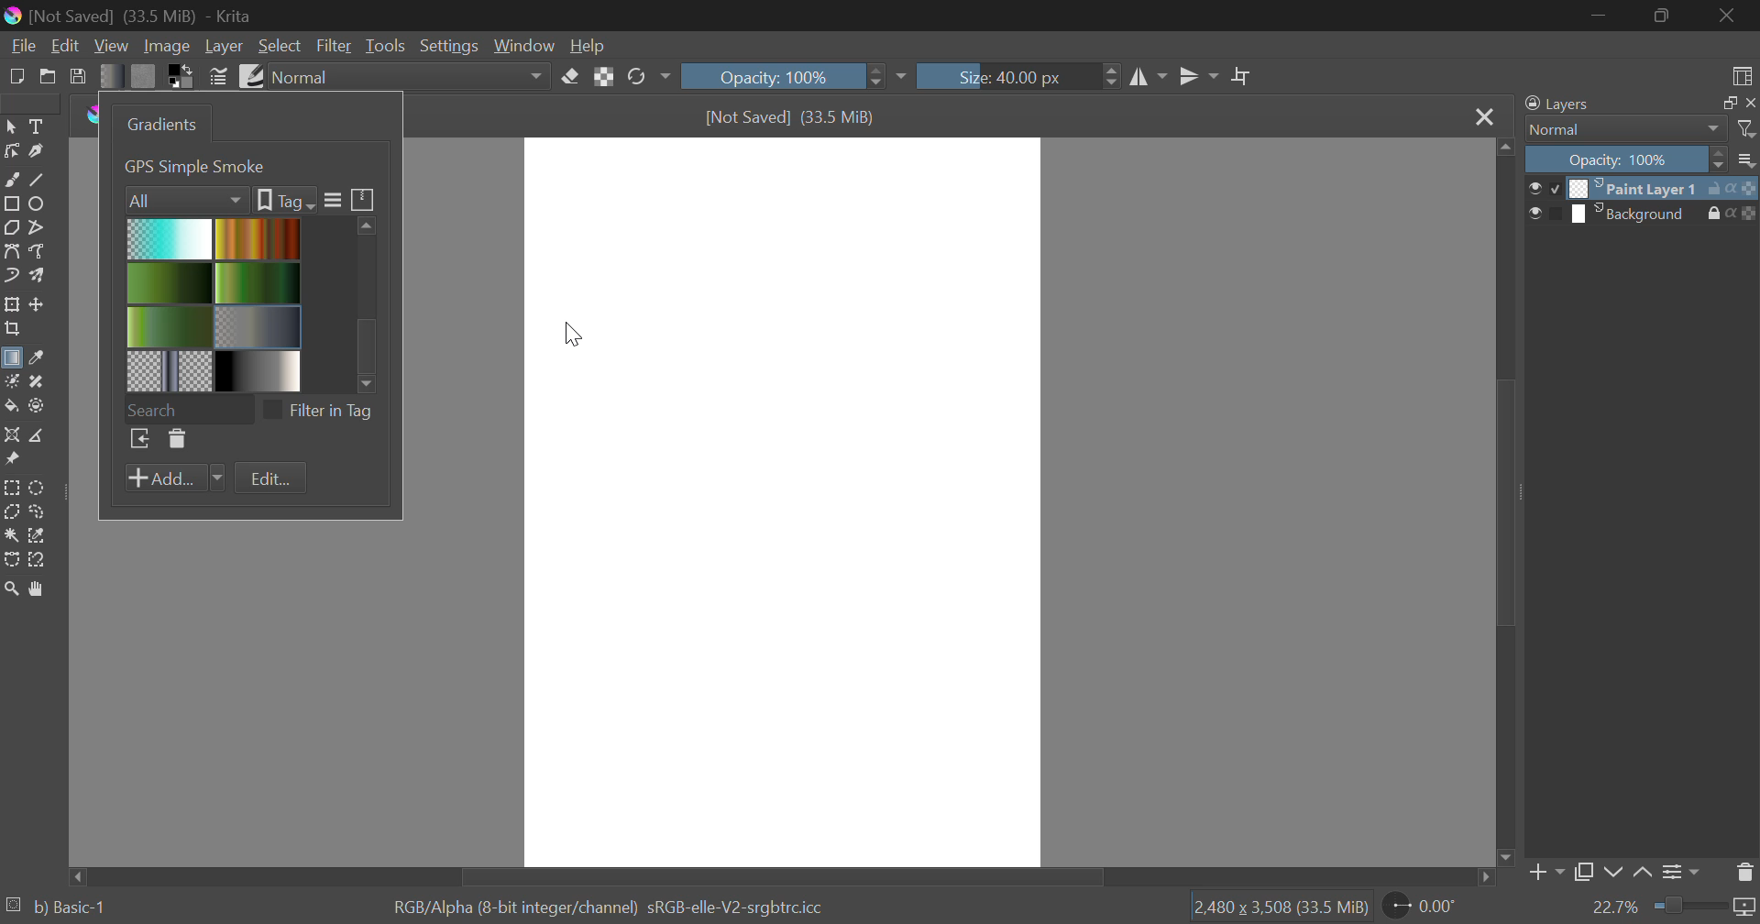  What do you see at coordinates (159, 124) in the screenshot?
I see `Gradients` at bounding box center [159, 124].